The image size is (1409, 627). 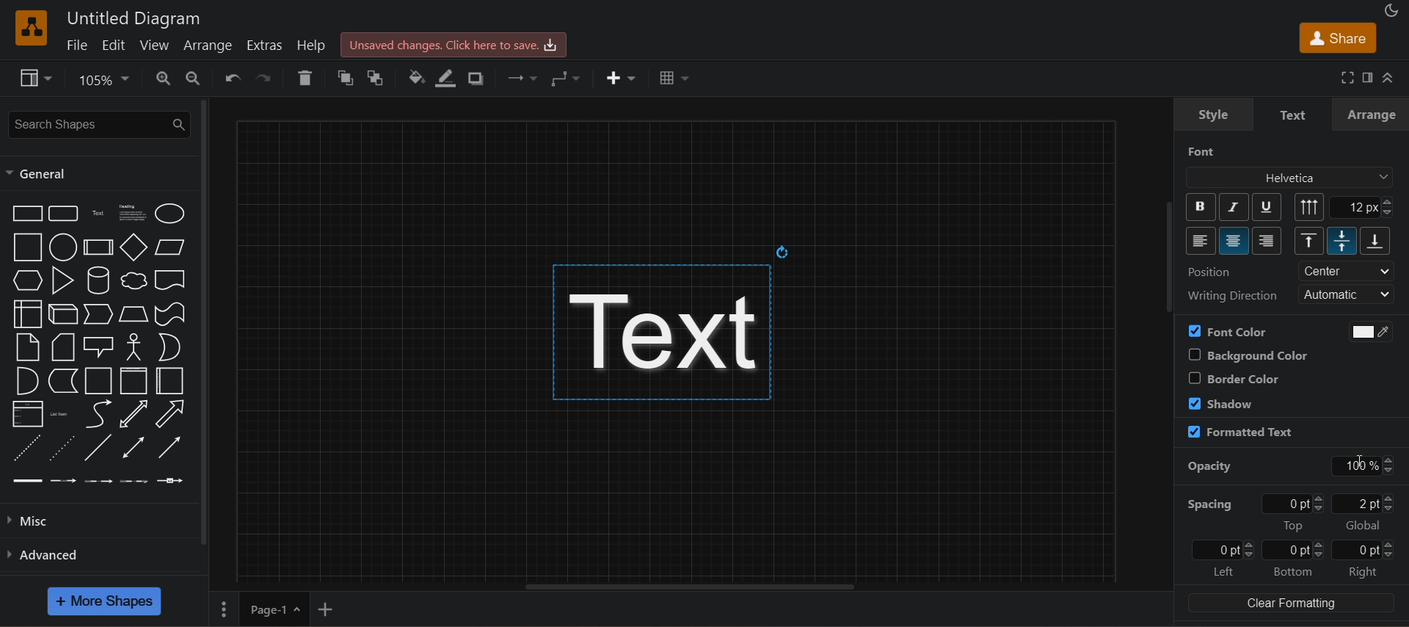 What do you see at coordinates (1365, 331) in the screenshot?
I see `use black and white` at bounding box center [1365, 331].